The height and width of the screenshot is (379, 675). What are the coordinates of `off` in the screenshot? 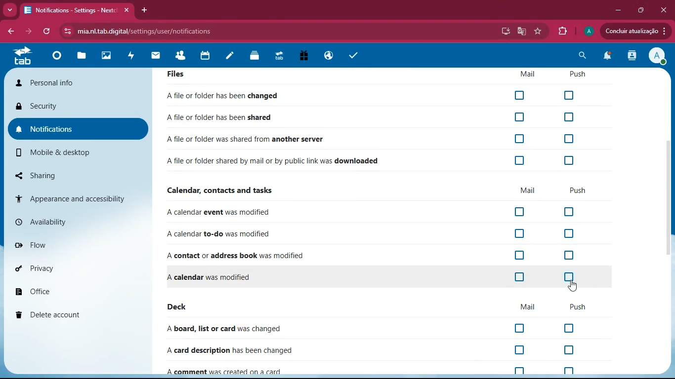 It's located at (518, 369).